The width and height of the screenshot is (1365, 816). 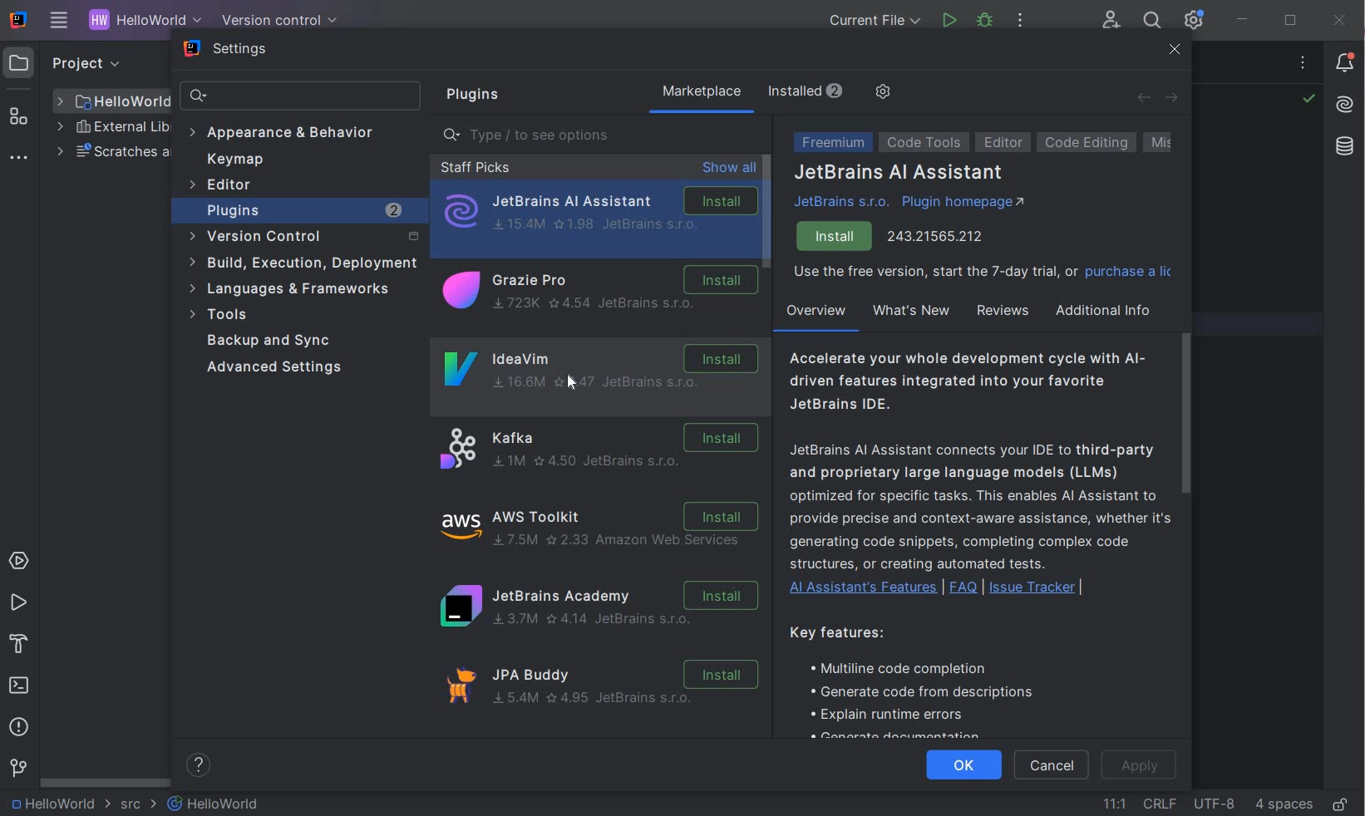 I want to click on JetBrains ACADEMY Installation, so click(x=597, y=607).